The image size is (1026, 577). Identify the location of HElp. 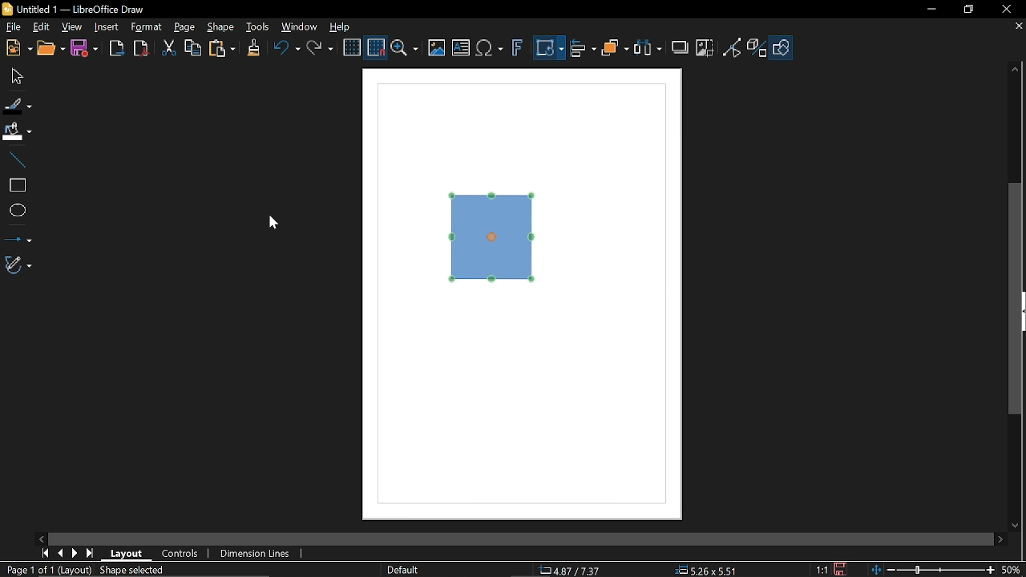
(338, 25).